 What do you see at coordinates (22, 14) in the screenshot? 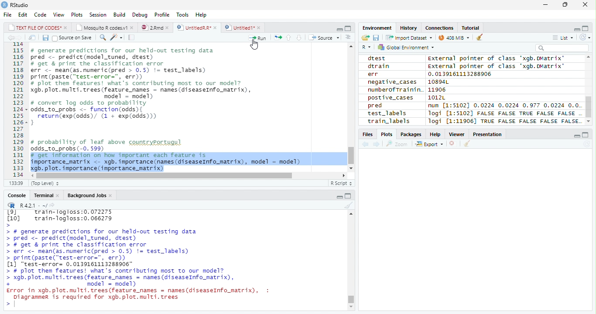
I see `Edit` at bounding box center [22, 14].